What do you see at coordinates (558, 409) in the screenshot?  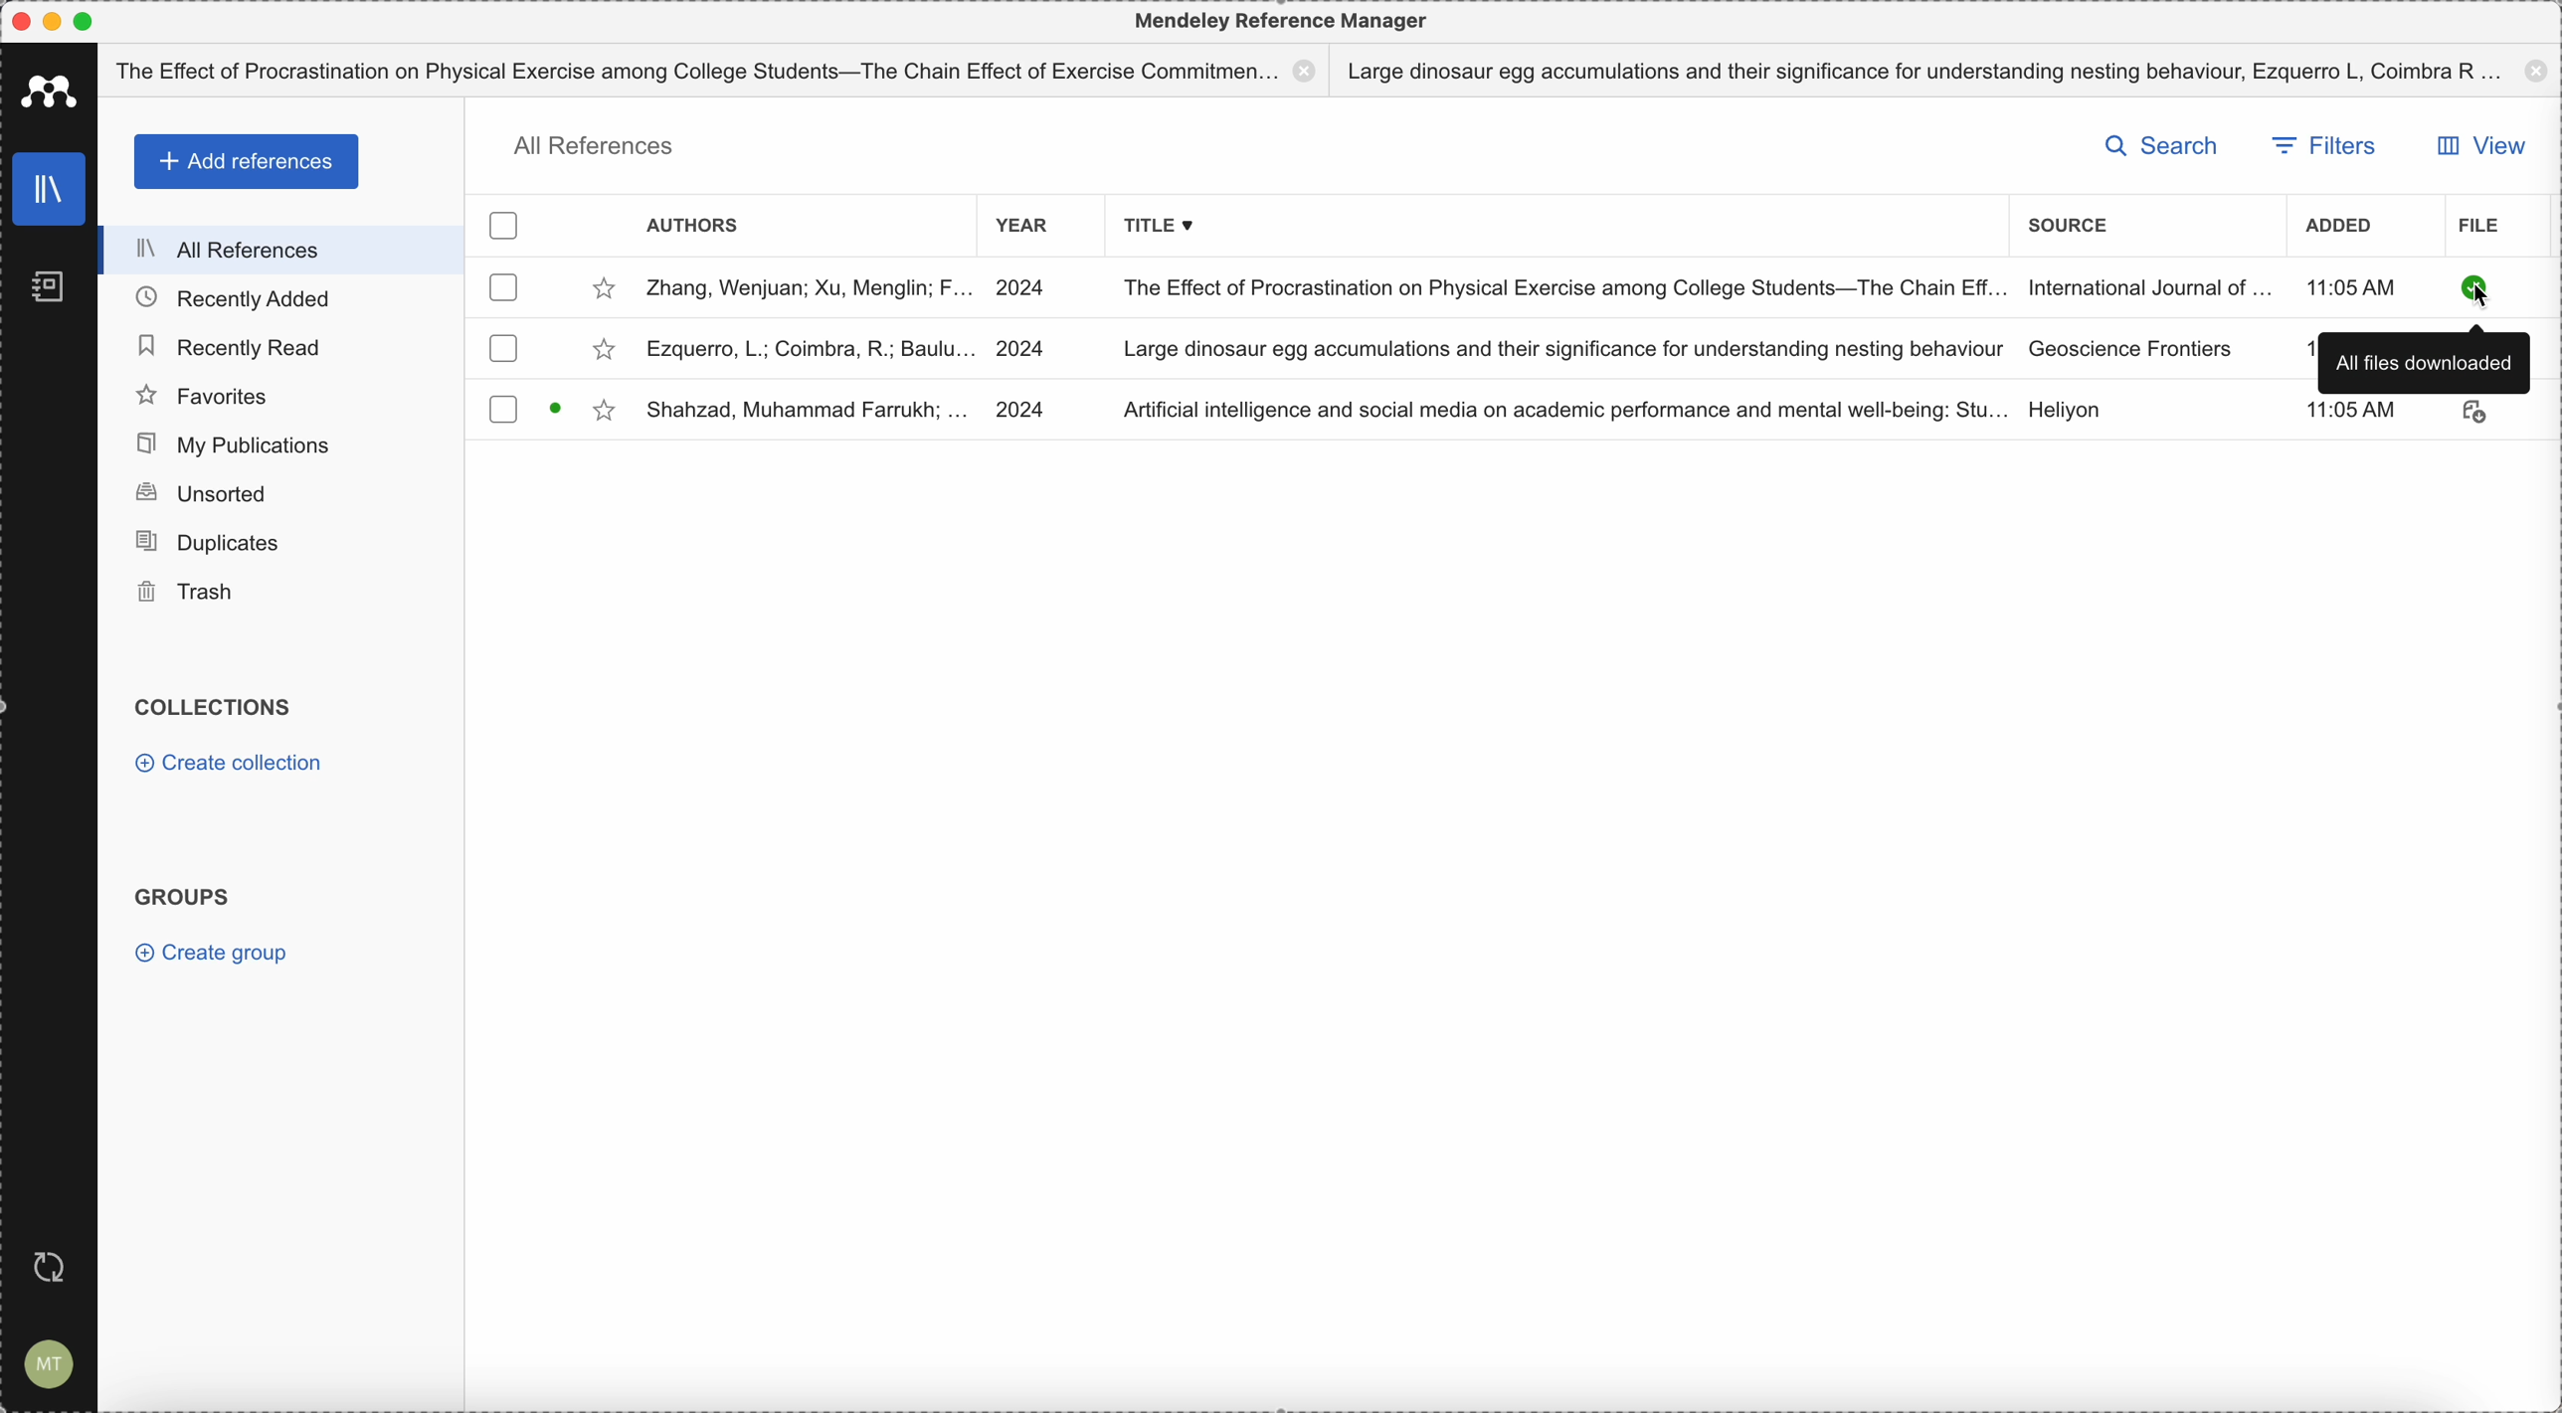 I see `Read/unread status` at bounding box center [558, 409].